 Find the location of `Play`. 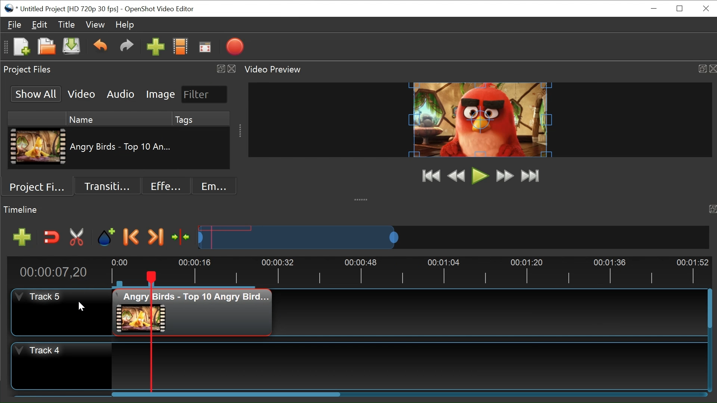

Play is located at coordinates (480, 175).